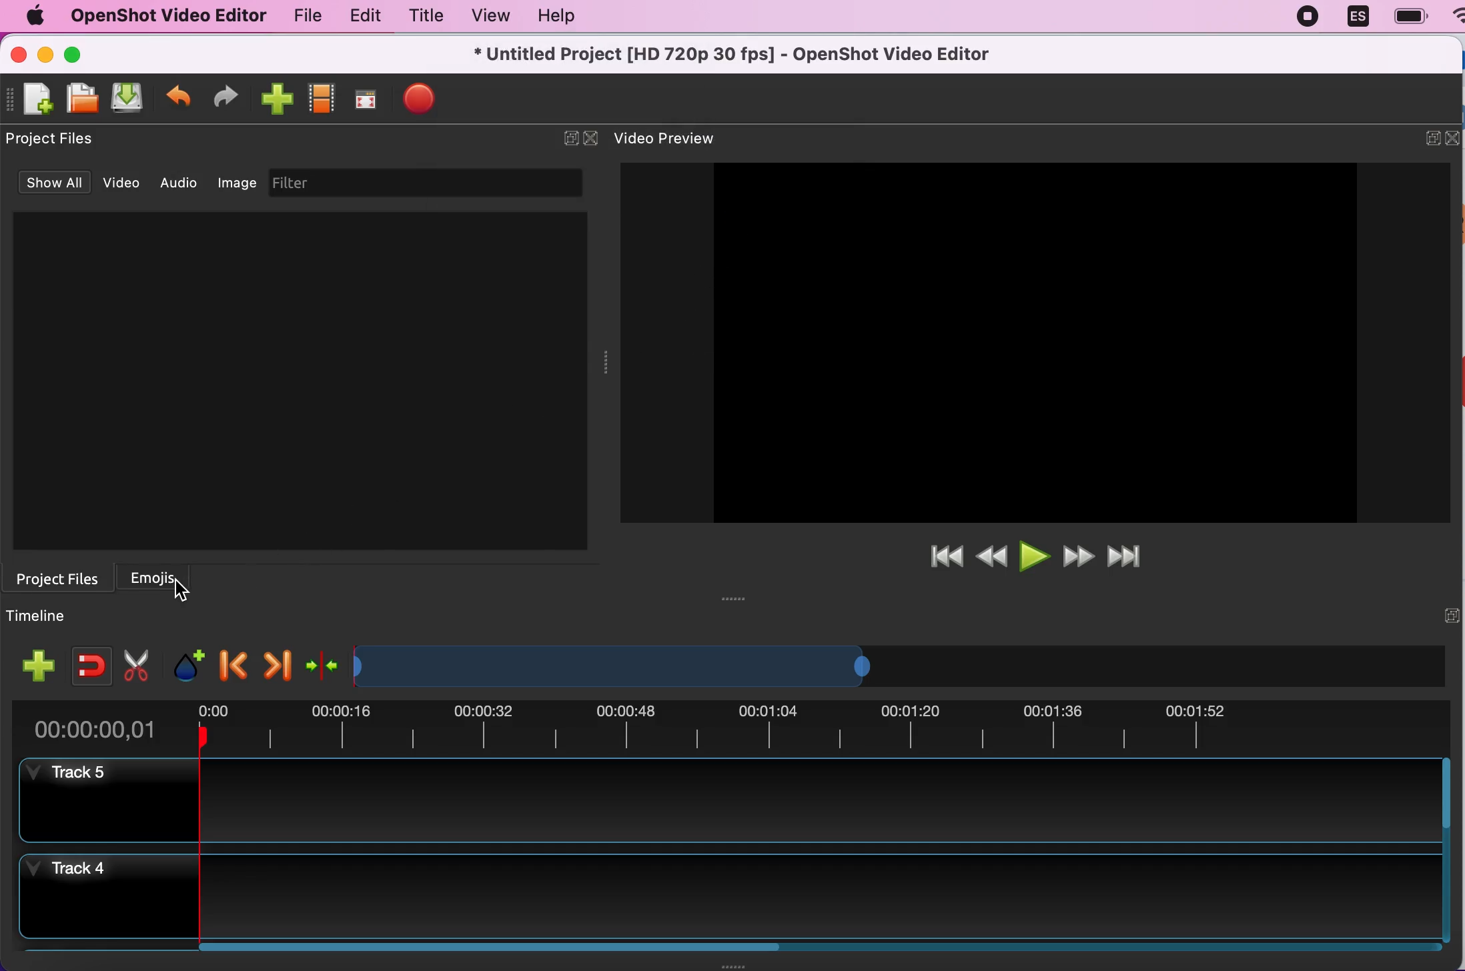 The width and height of the screenshot is (1465, 971). Describe the element at coordinates (947, 557) in the screenshot. I see `jump to start` at that location.